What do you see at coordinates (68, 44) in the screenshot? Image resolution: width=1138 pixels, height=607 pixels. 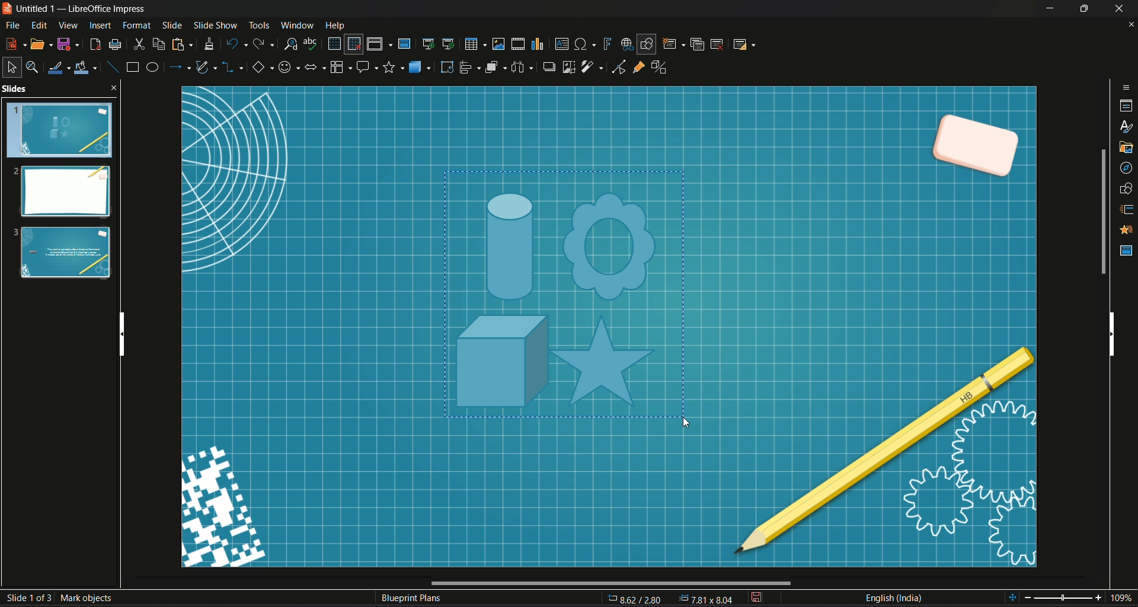 I see `Save` at bounding box center [68, 44].